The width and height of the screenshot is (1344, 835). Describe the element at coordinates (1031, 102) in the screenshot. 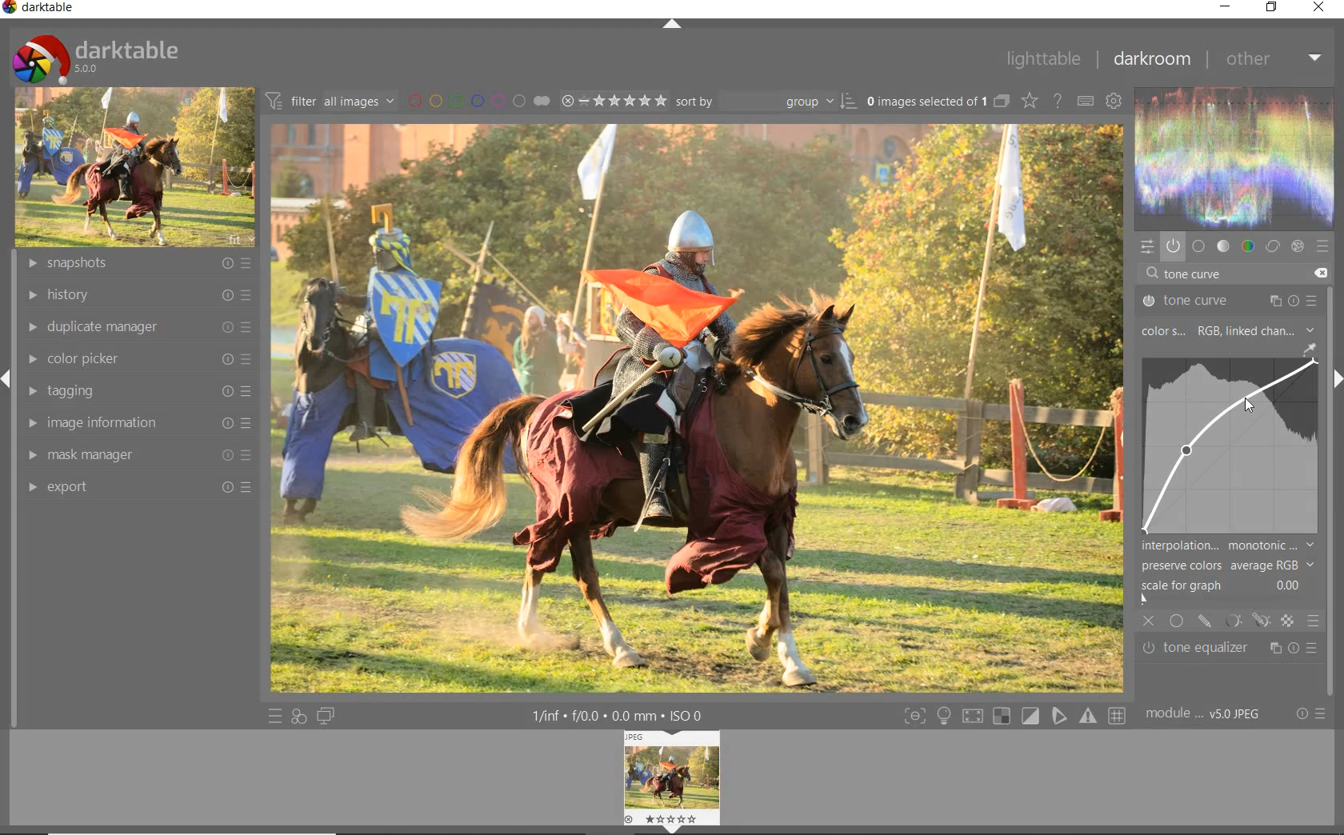

I see `change type of overlays` at that location.